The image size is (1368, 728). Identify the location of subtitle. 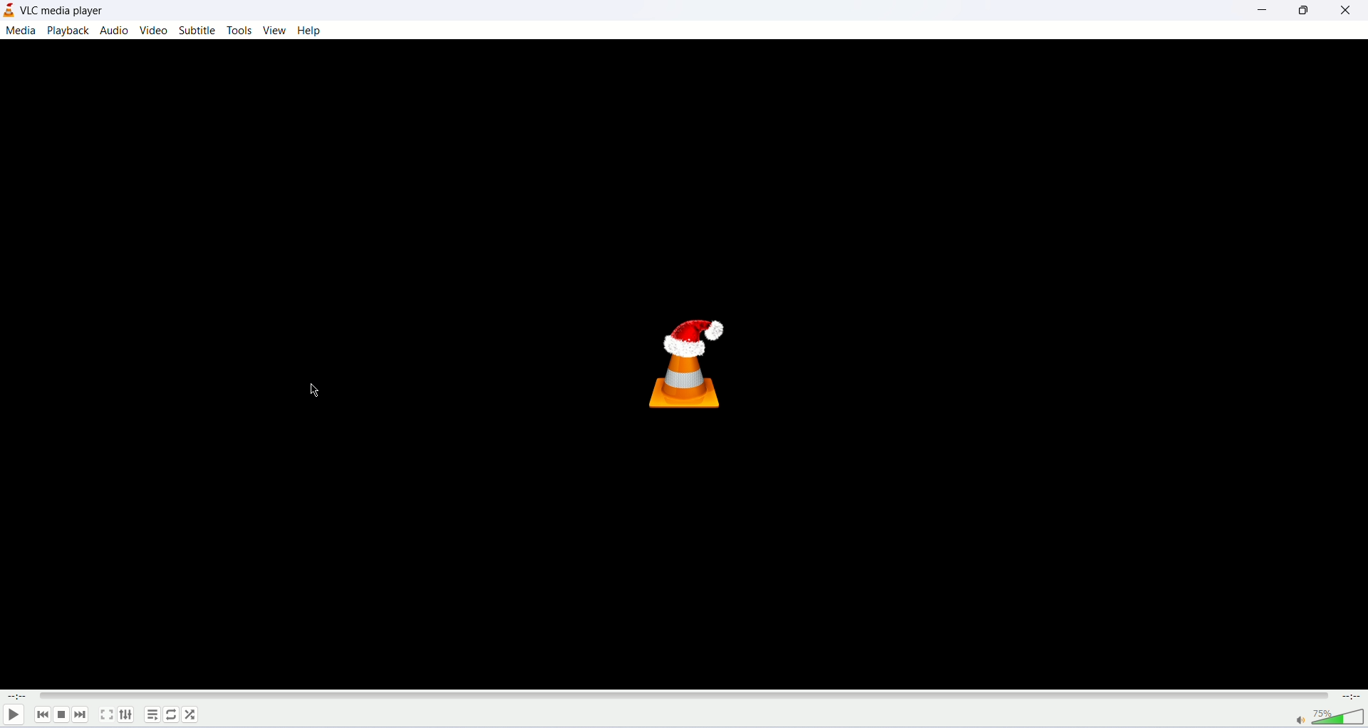
(196, 31).